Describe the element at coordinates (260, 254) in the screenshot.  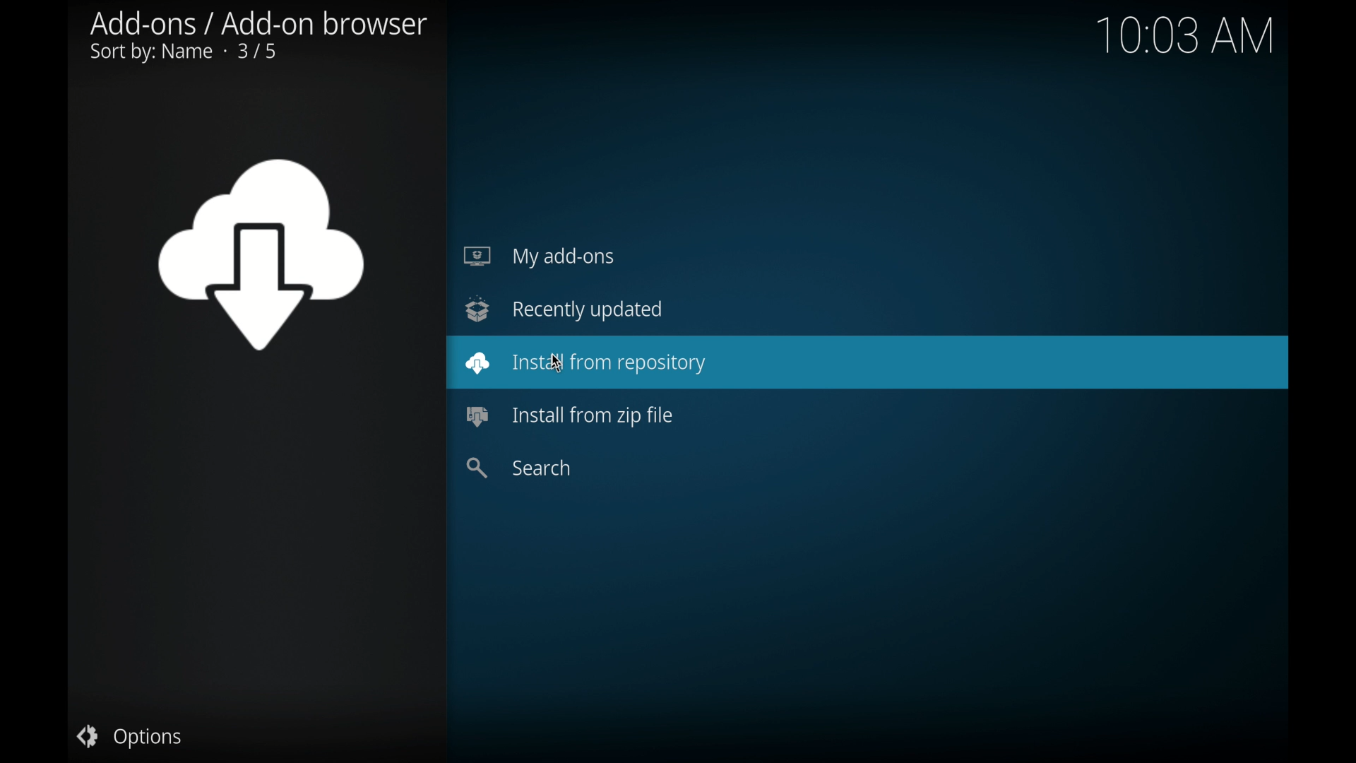
I see `add-ons icon` at that location.